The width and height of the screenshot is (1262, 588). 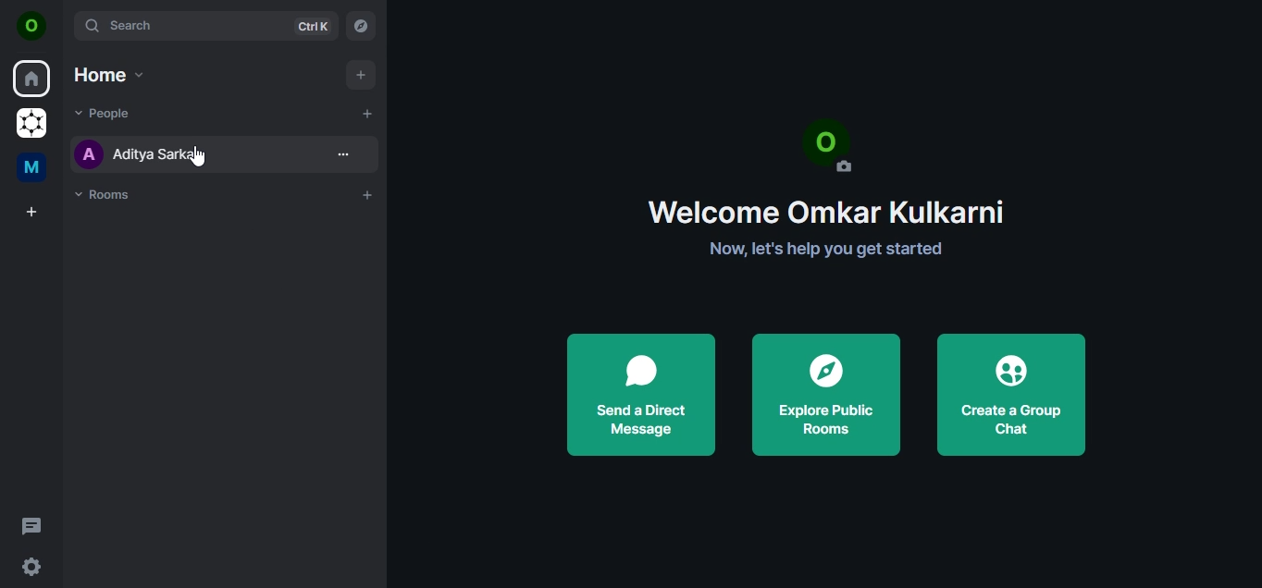 I want to click on add room, so click(x=366, y=195).